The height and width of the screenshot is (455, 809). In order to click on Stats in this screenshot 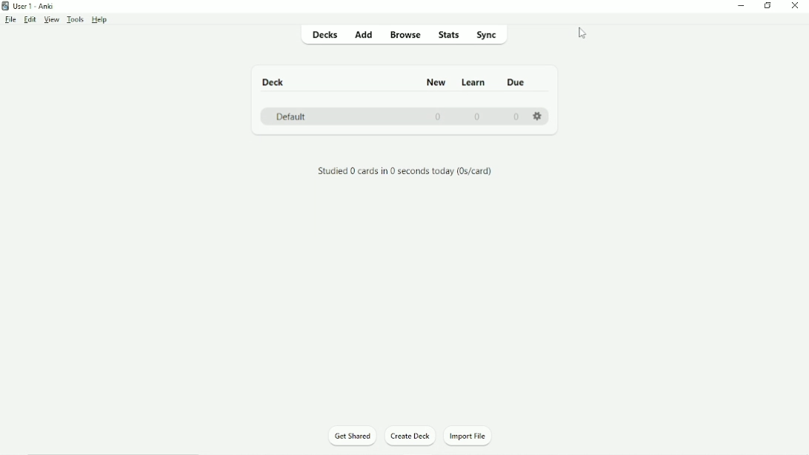, I will do `click(449, 36)`.